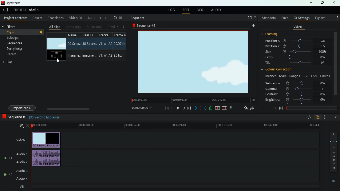 Image resolution: width=340 pixels, height=191 pixels. I want to click on pull, so click(196, 108).